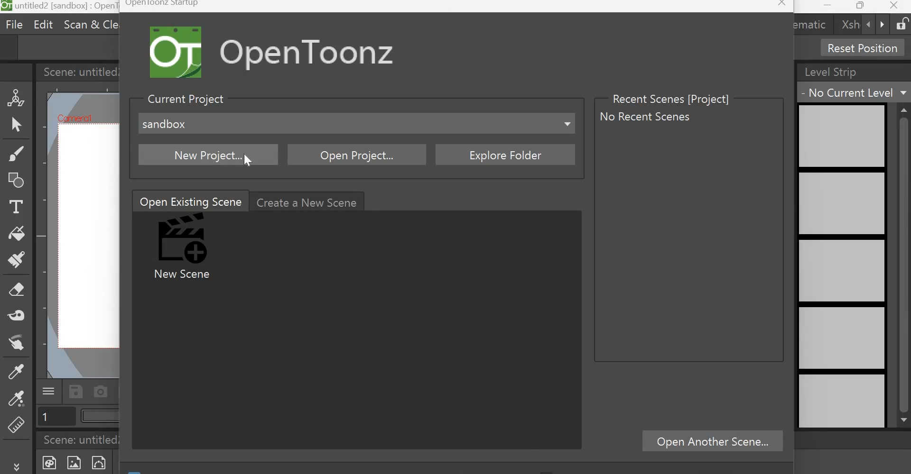 The height and width of the screenshot is (474, 911). Describe the element at coordinates (828, 7) in the screenshot. I see `Minimize` at that location.